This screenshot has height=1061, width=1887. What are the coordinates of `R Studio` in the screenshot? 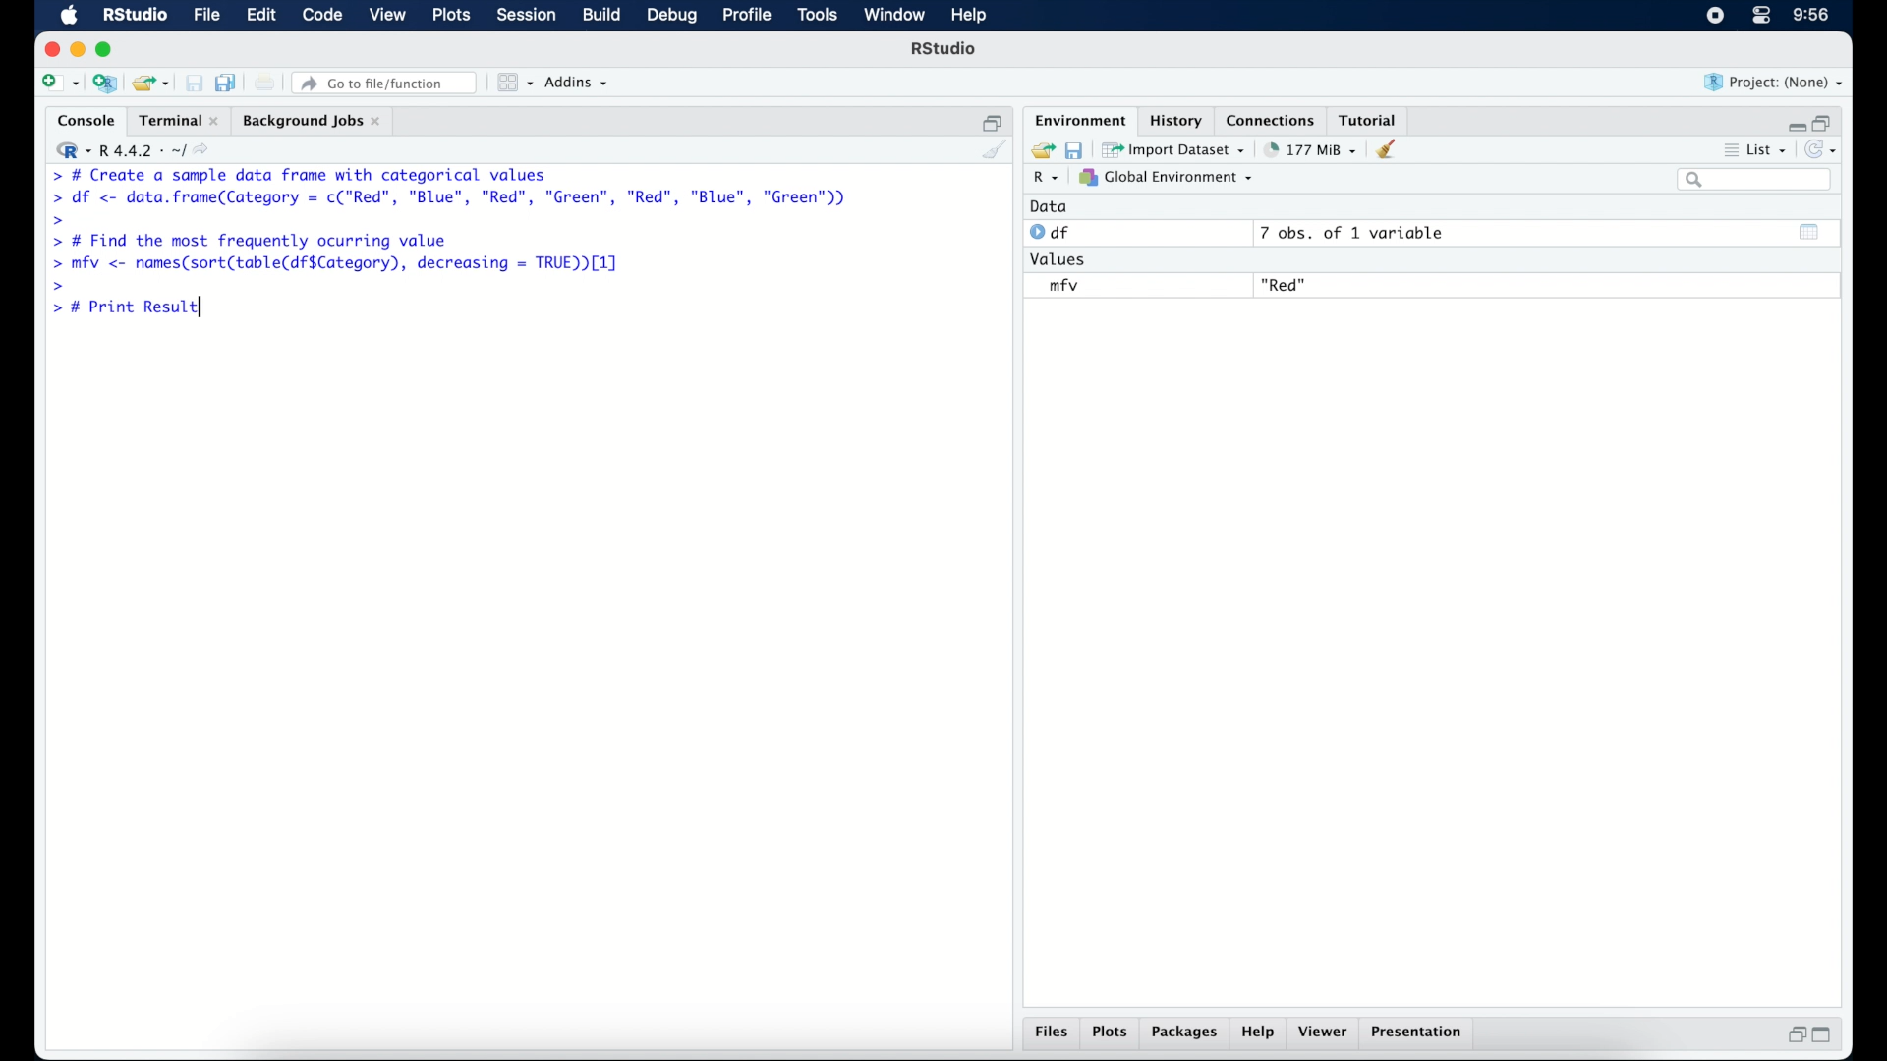 It's located at (945, 49).